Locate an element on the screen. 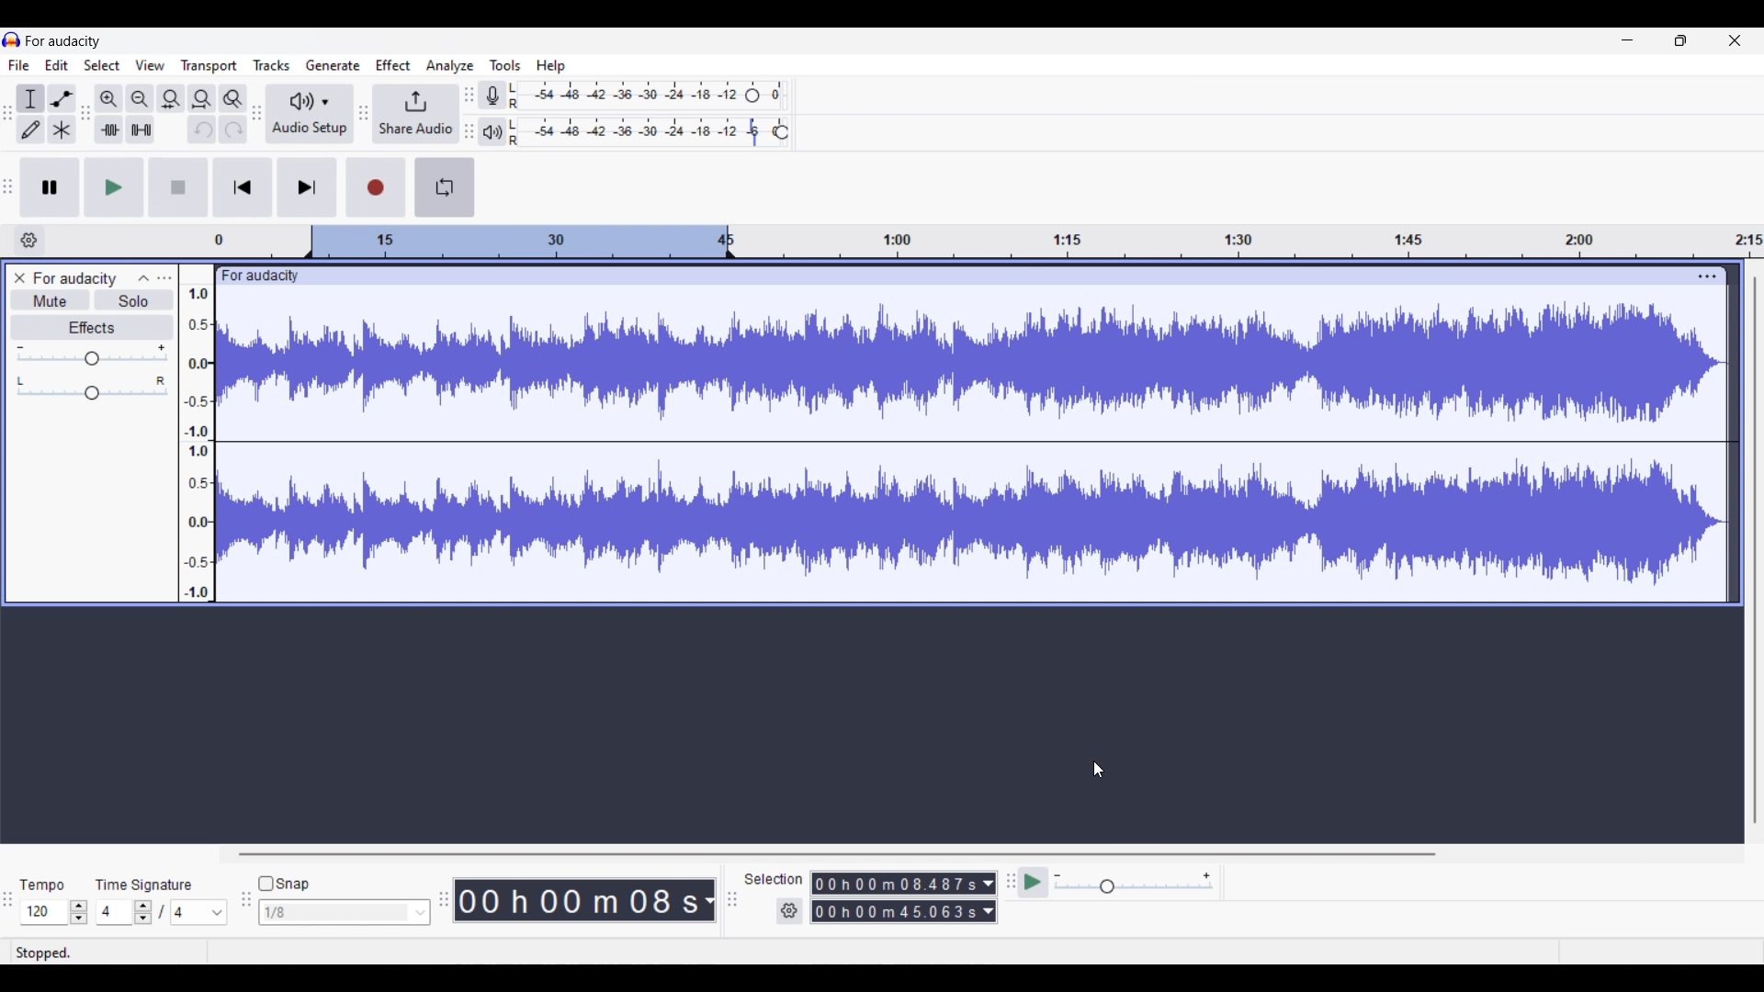  Current track is located at coordinates (956, 434).